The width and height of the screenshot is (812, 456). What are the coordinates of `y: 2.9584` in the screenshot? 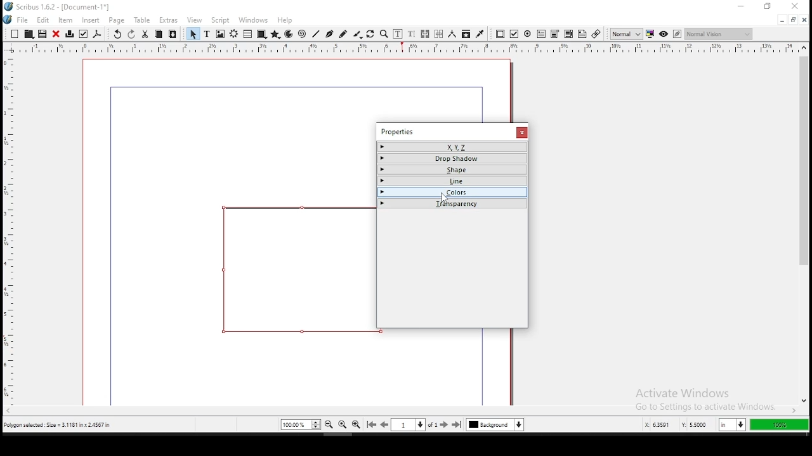 It's located at (694, 425).